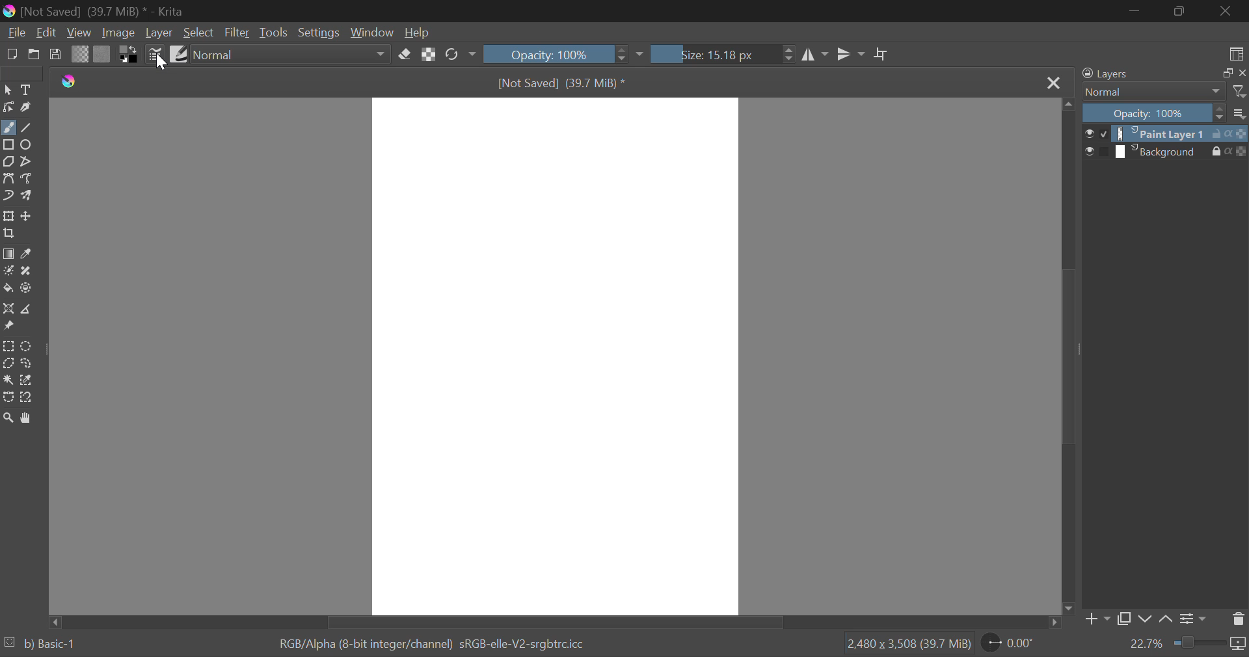  Describe the element at coordinates (1054, 82) in the screenshot. I see `Close` at that location.